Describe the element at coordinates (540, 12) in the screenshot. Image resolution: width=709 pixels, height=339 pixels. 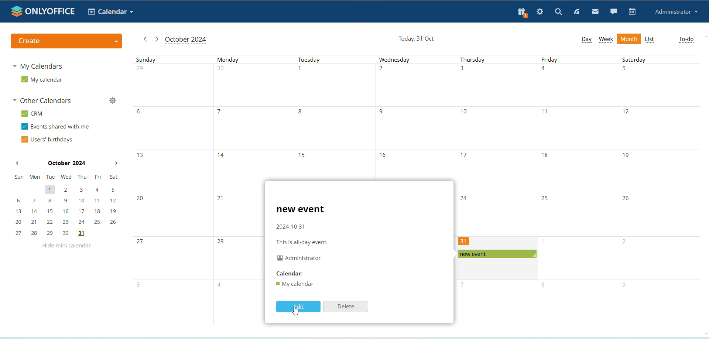
I see `settings` at that location.